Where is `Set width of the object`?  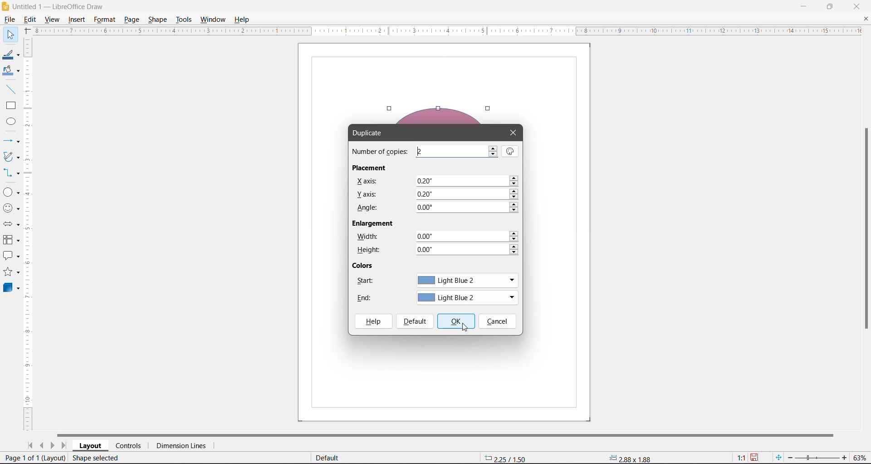
Set width of the object is located at coordinates (466, 236).